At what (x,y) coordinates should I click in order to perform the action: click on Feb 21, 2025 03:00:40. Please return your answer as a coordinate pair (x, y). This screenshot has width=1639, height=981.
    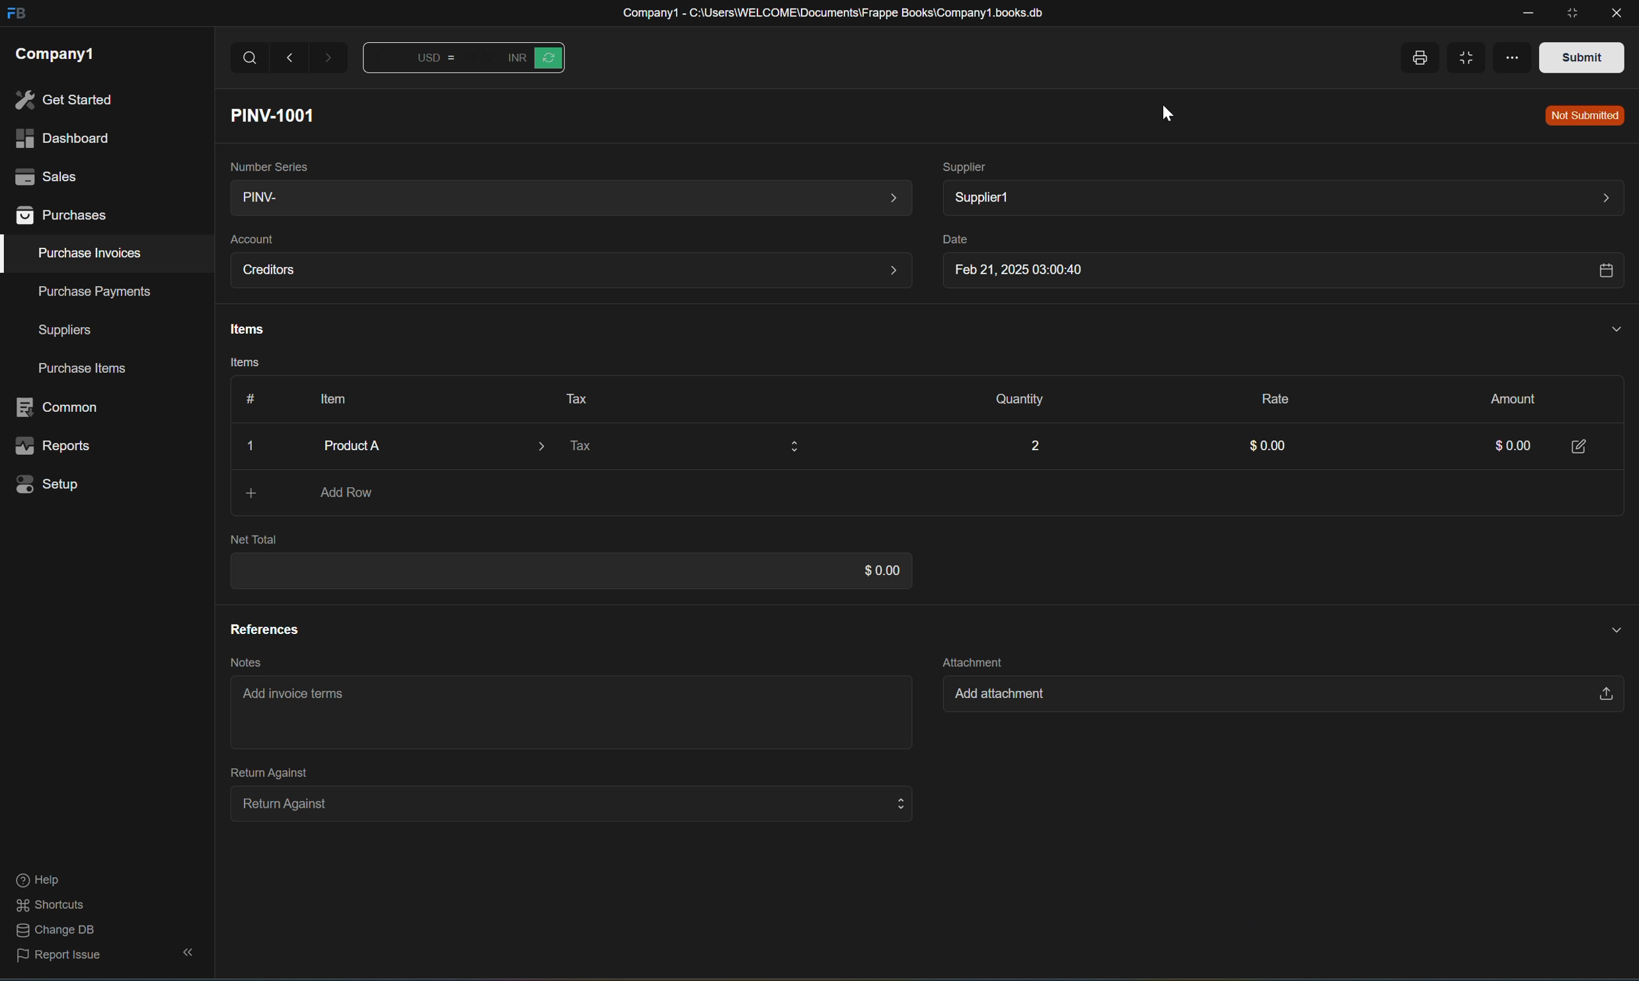
    Looking at the image, I should click on (1279, 272).